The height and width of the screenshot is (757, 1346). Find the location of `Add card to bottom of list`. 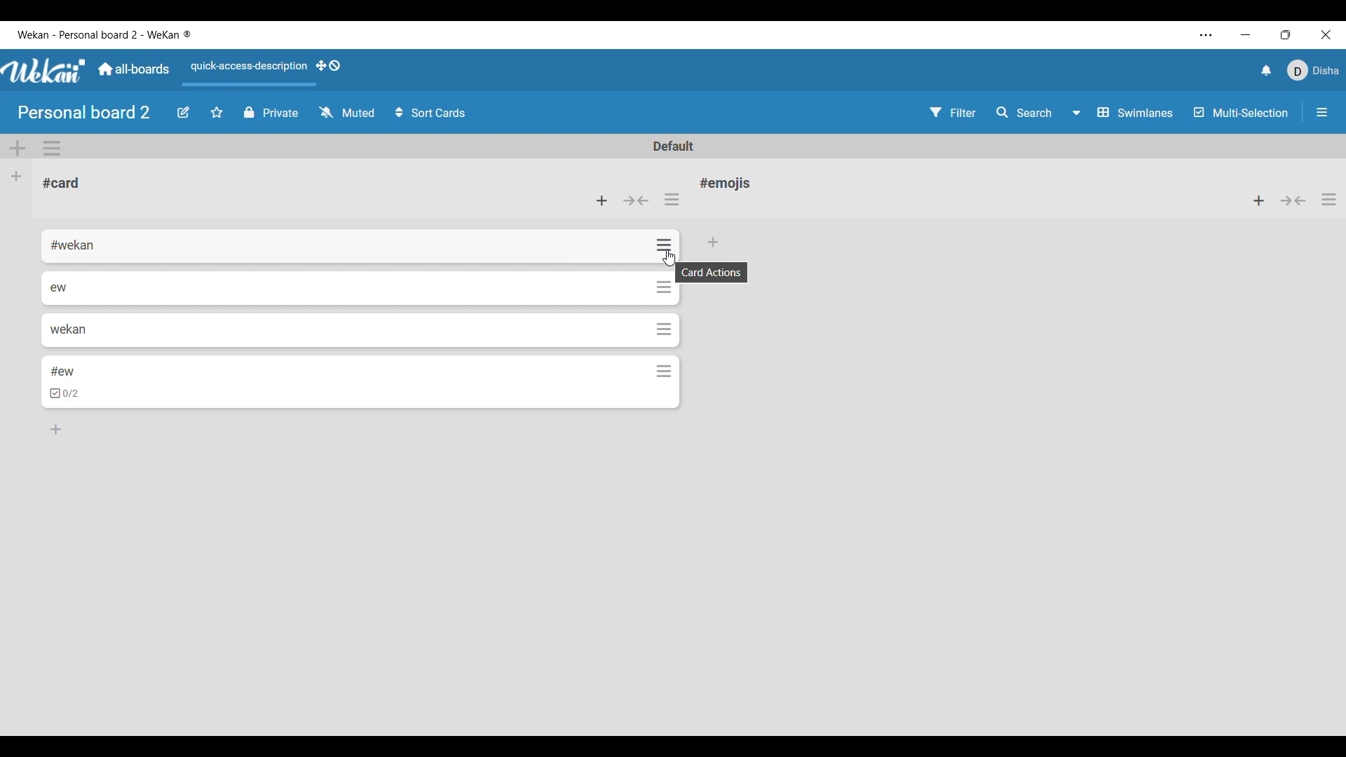

Add card to bottom of list is located at coordinates (714, 243).